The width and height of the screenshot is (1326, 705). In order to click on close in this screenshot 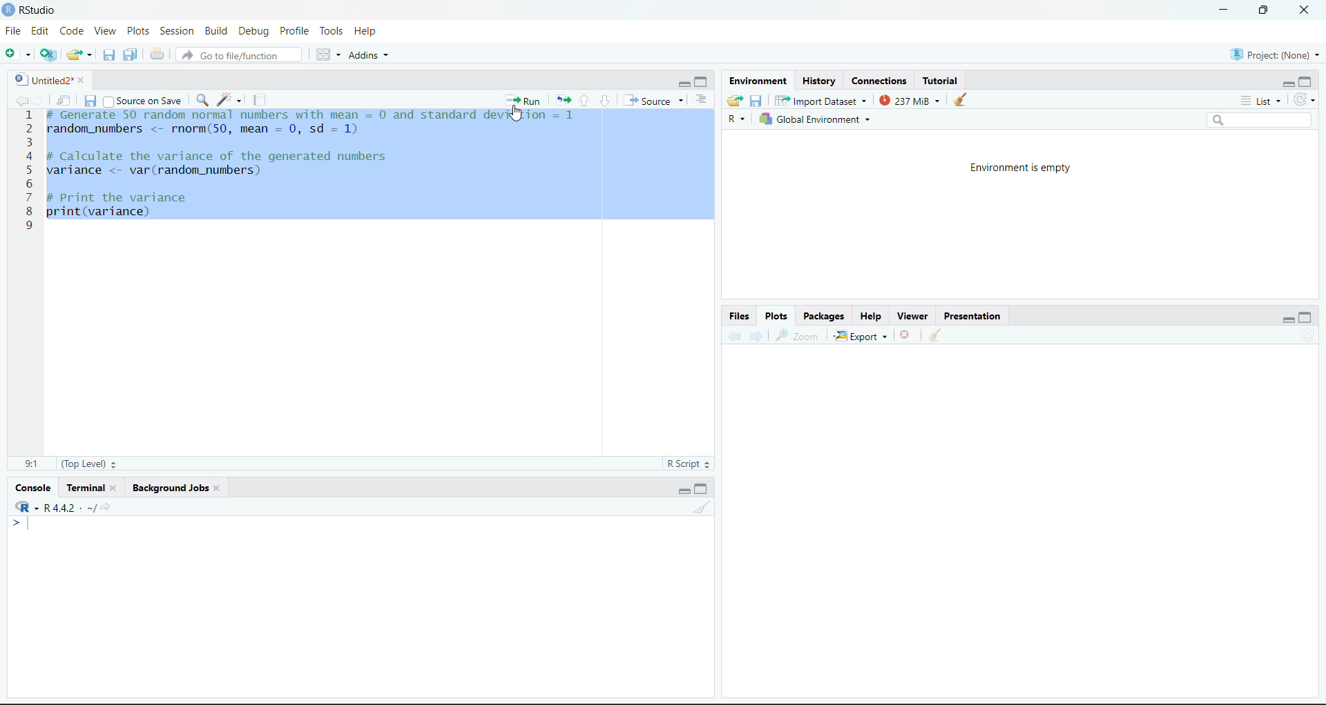, I will do `click(117, 488)`.